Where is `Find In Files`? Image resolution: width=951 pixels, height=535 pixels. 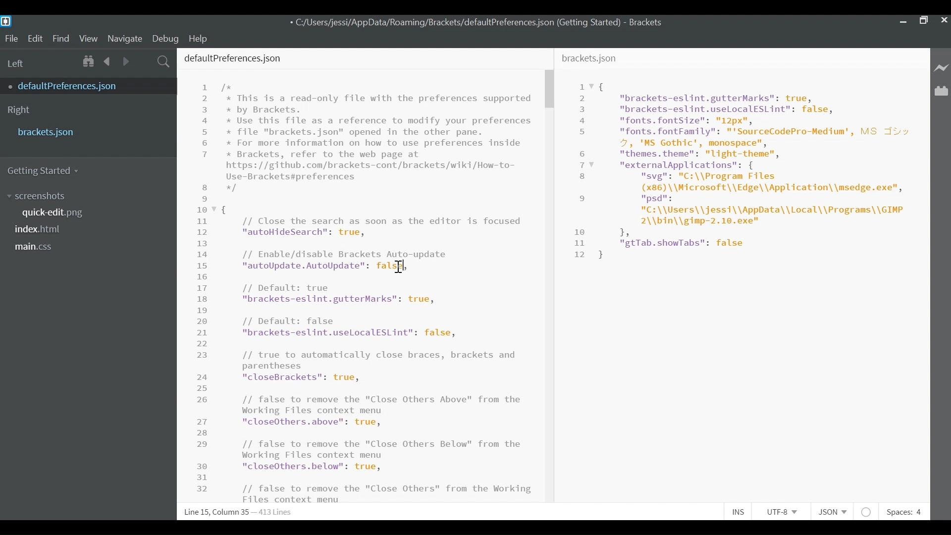 Find In Files is located at coordinates (164, 60).